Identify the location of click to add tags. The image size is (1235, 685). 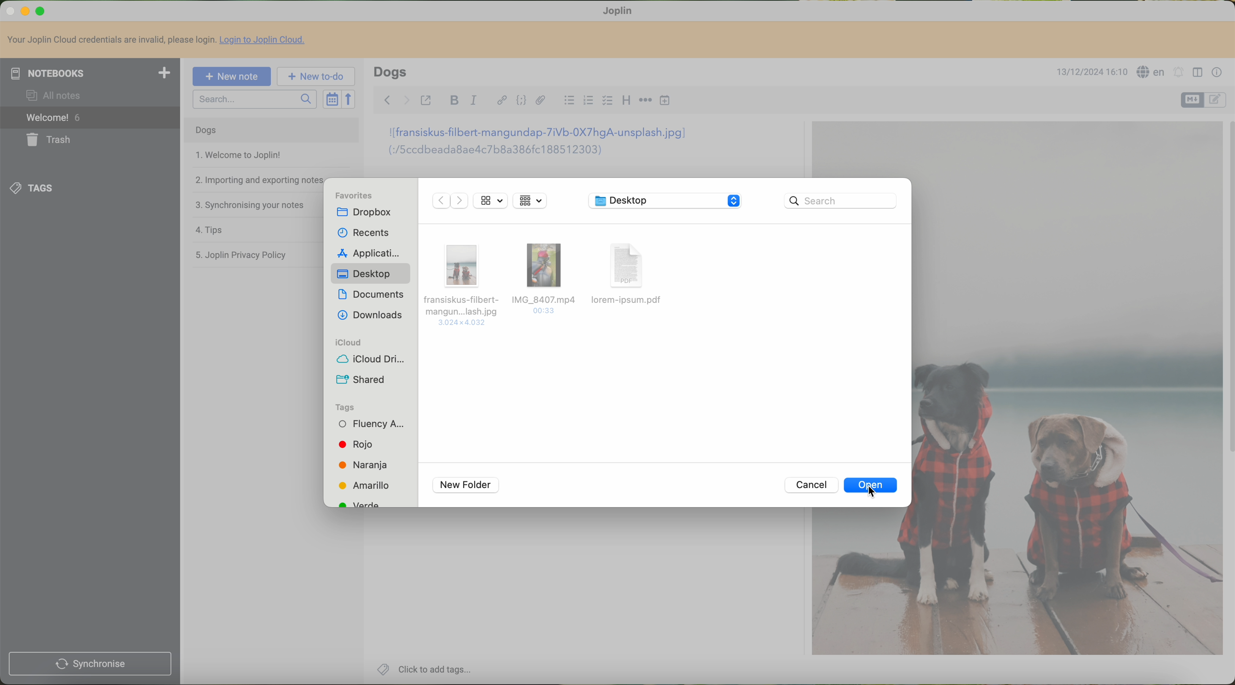
(422, 669).